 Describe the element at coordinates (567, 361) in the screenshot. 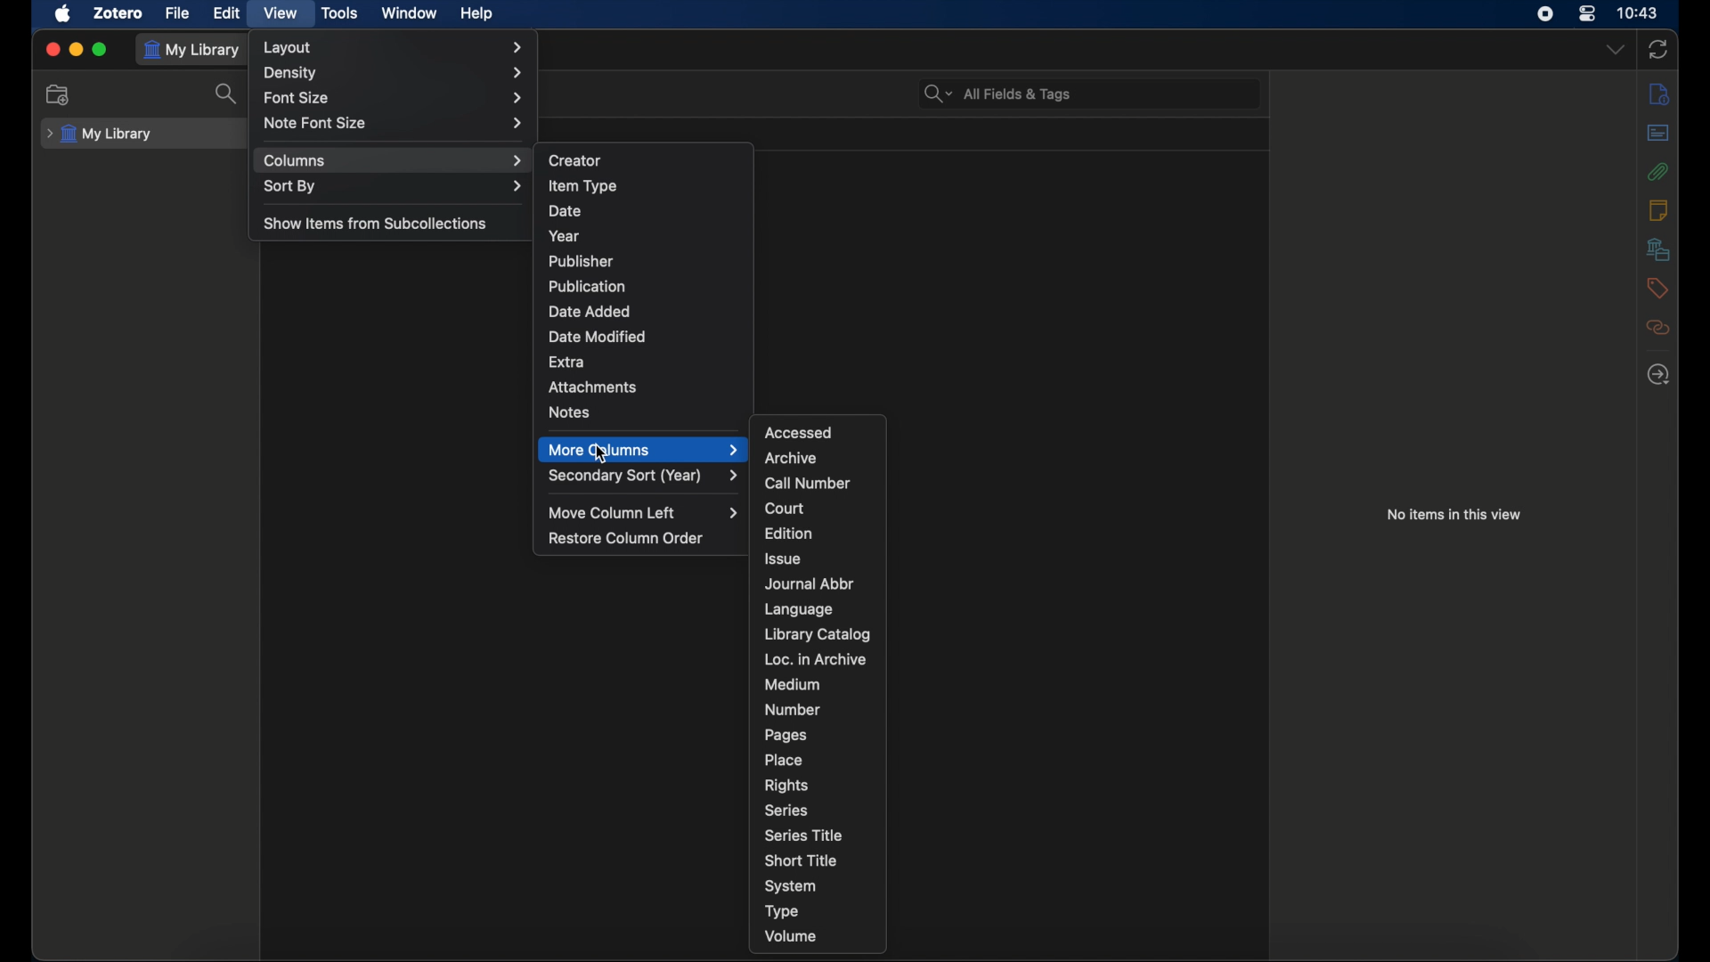

I see `extra` at that location.